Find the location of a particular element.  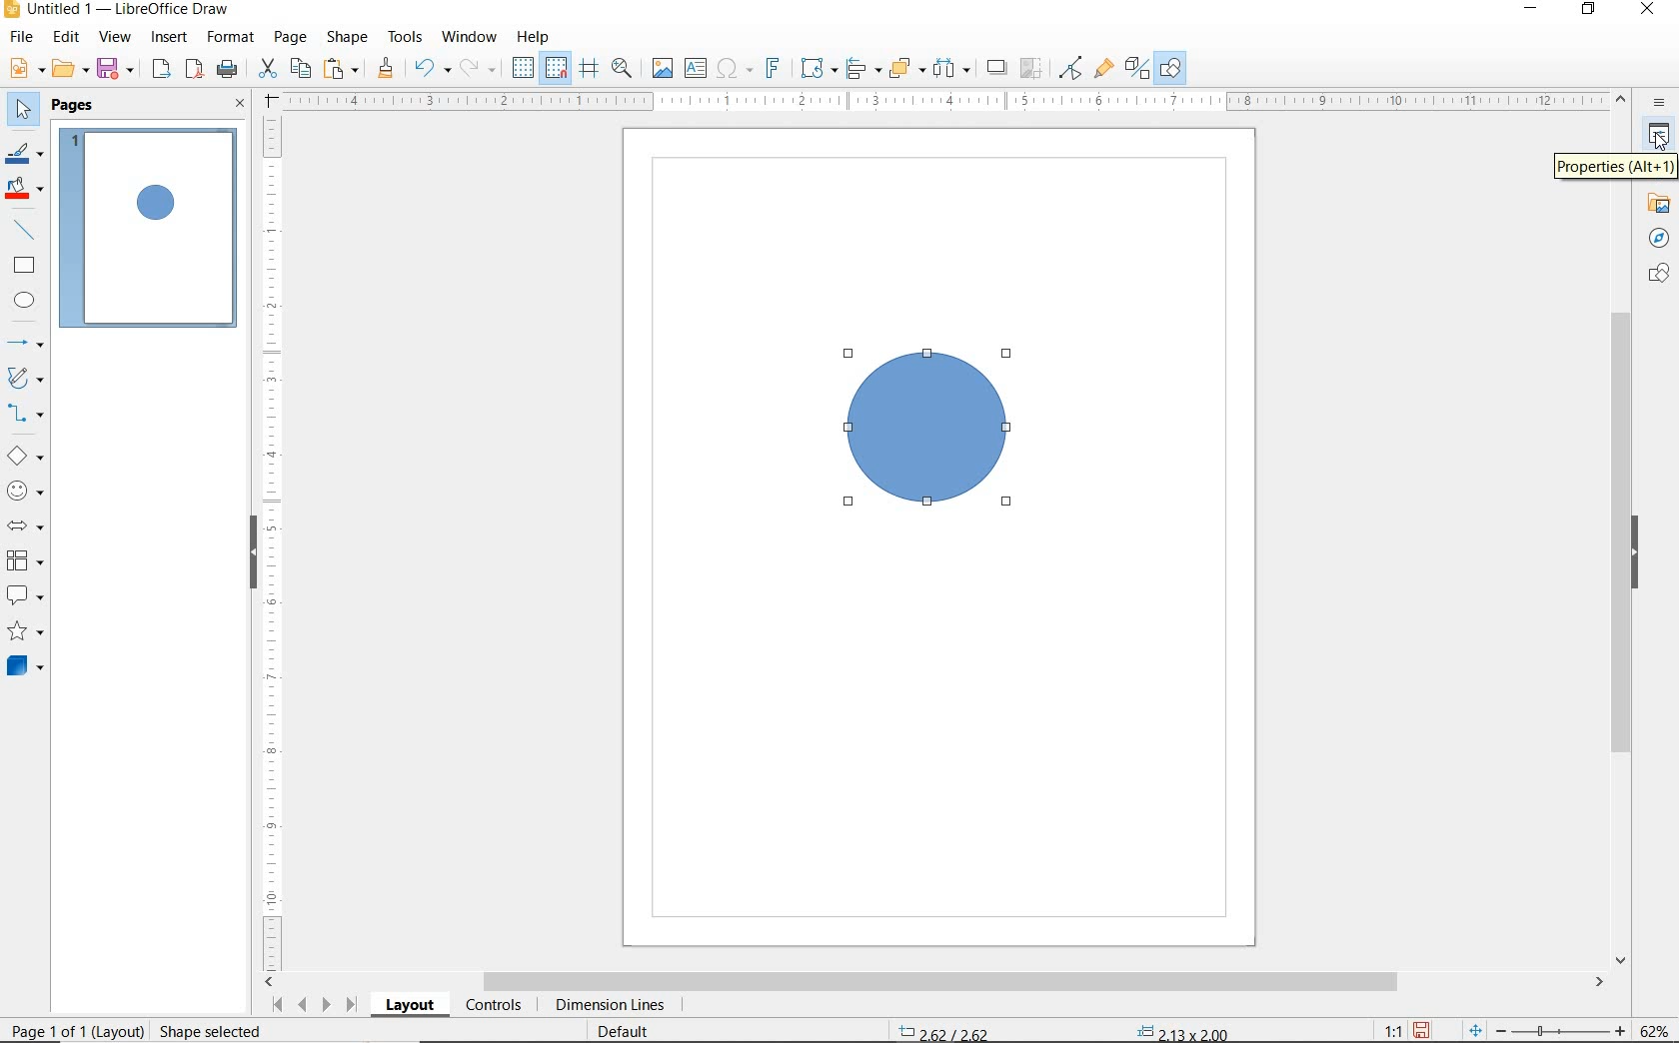

ELLIPSE is located at coordinates (27, 303).